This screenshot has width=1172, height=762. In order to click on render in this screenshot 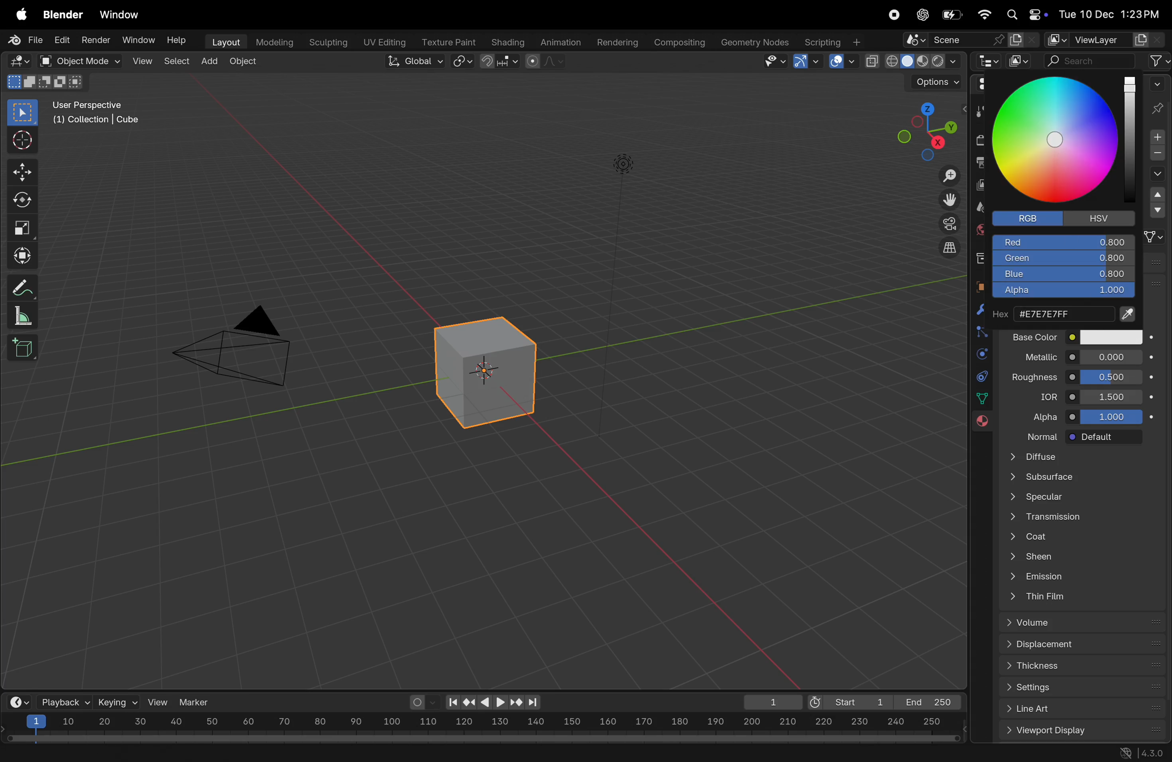, I will do `click(980, 140)`.